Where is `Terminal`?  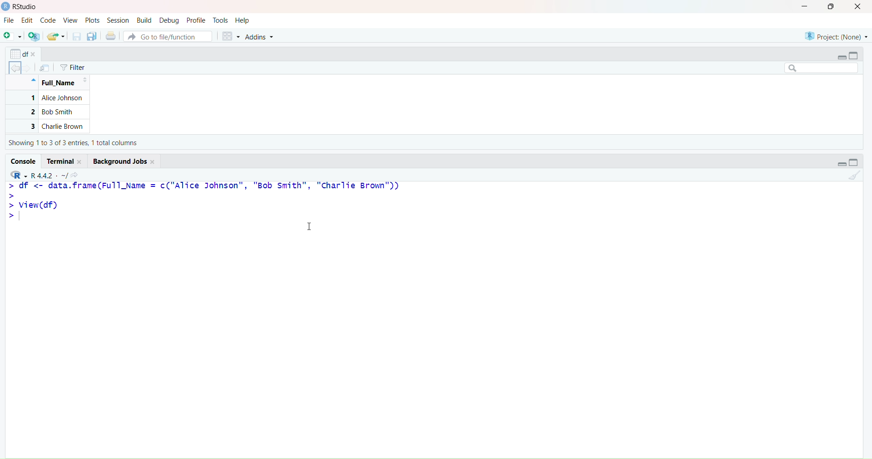
Terminal is located at coordinates (67, 160).